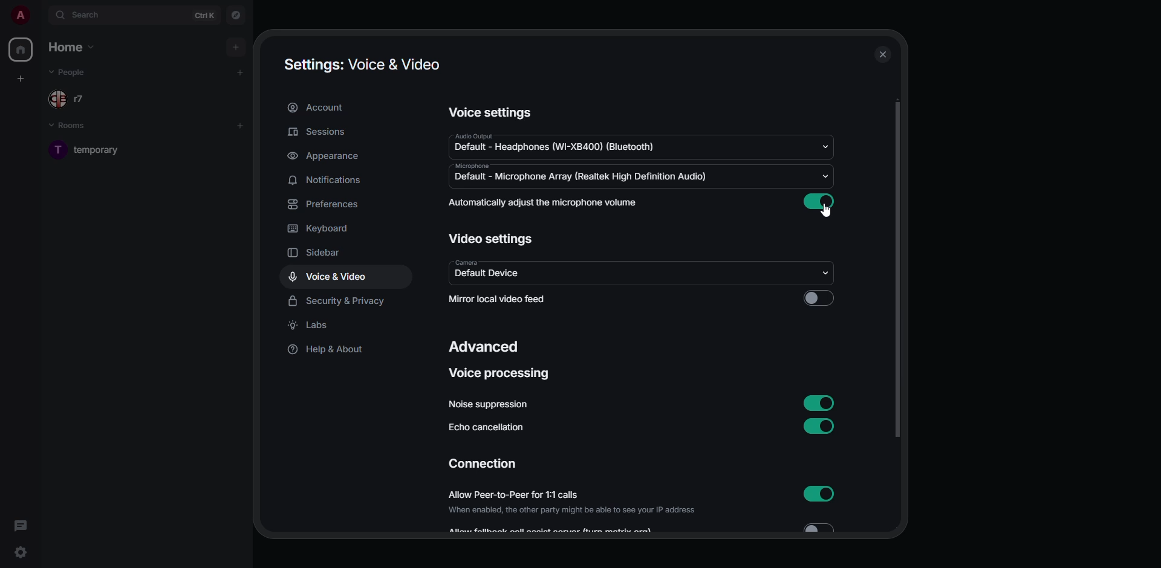 This screenshot has height=568, width=1161. Describe the element at coordinates (821, 428) in the screenshot. I see `enabled` at that location.